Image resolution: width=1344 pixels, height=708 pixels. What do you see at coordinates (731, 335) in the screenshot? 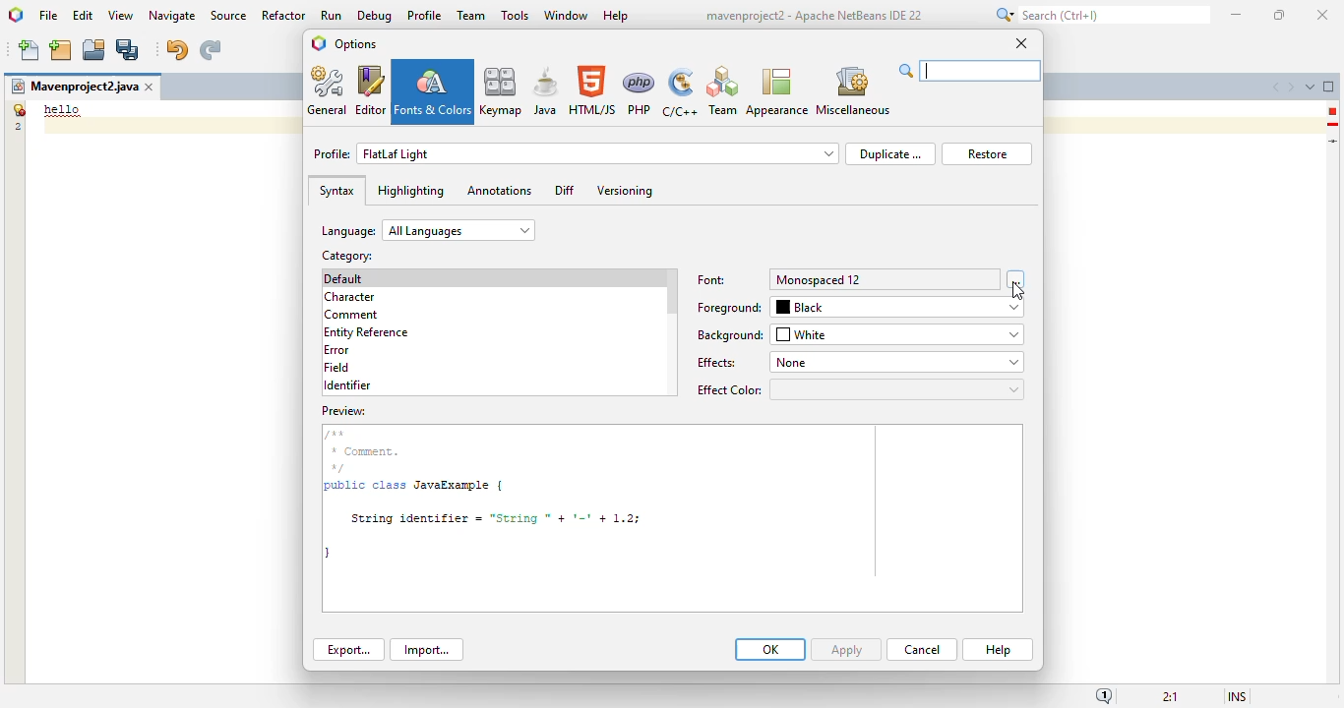
I see `background: ` at bounding box center [731, 335].